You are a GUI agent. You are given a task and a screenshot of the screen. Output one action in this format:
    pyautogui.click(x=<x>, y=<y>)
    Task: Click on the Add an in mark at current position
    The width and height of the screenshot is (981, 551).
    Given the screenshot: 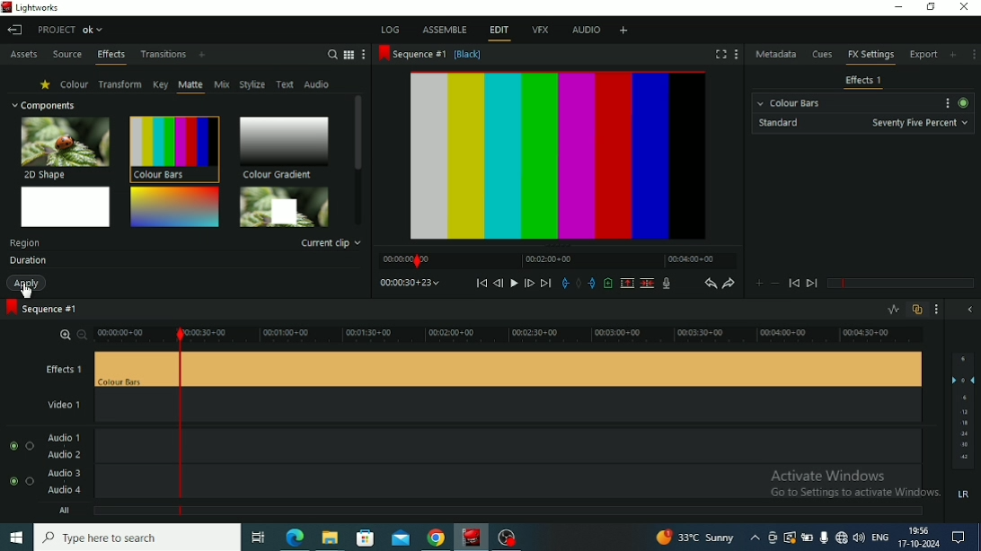 What is the action you would take?
    pyautogui.click(x=565, y=283)
    